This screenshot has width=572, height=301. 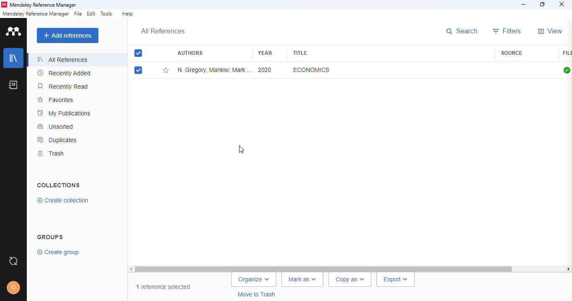 What do you see at coordinates (507, 31) in the screenshot?
I see `filters` at bounding box center [507, 31].